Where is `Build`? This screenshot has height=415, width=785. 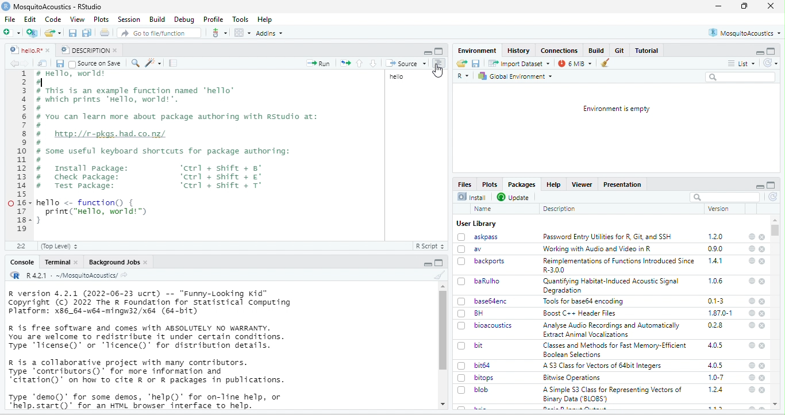
Build is located at coordinates (597, 50).